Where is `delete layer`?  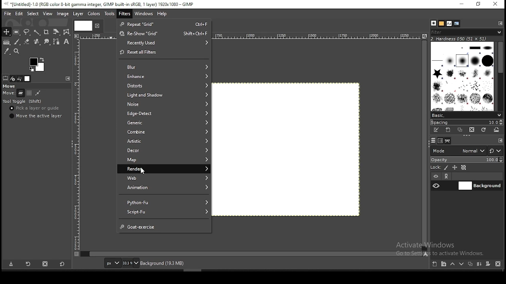 delete layer is located at coordinates (497, 264).